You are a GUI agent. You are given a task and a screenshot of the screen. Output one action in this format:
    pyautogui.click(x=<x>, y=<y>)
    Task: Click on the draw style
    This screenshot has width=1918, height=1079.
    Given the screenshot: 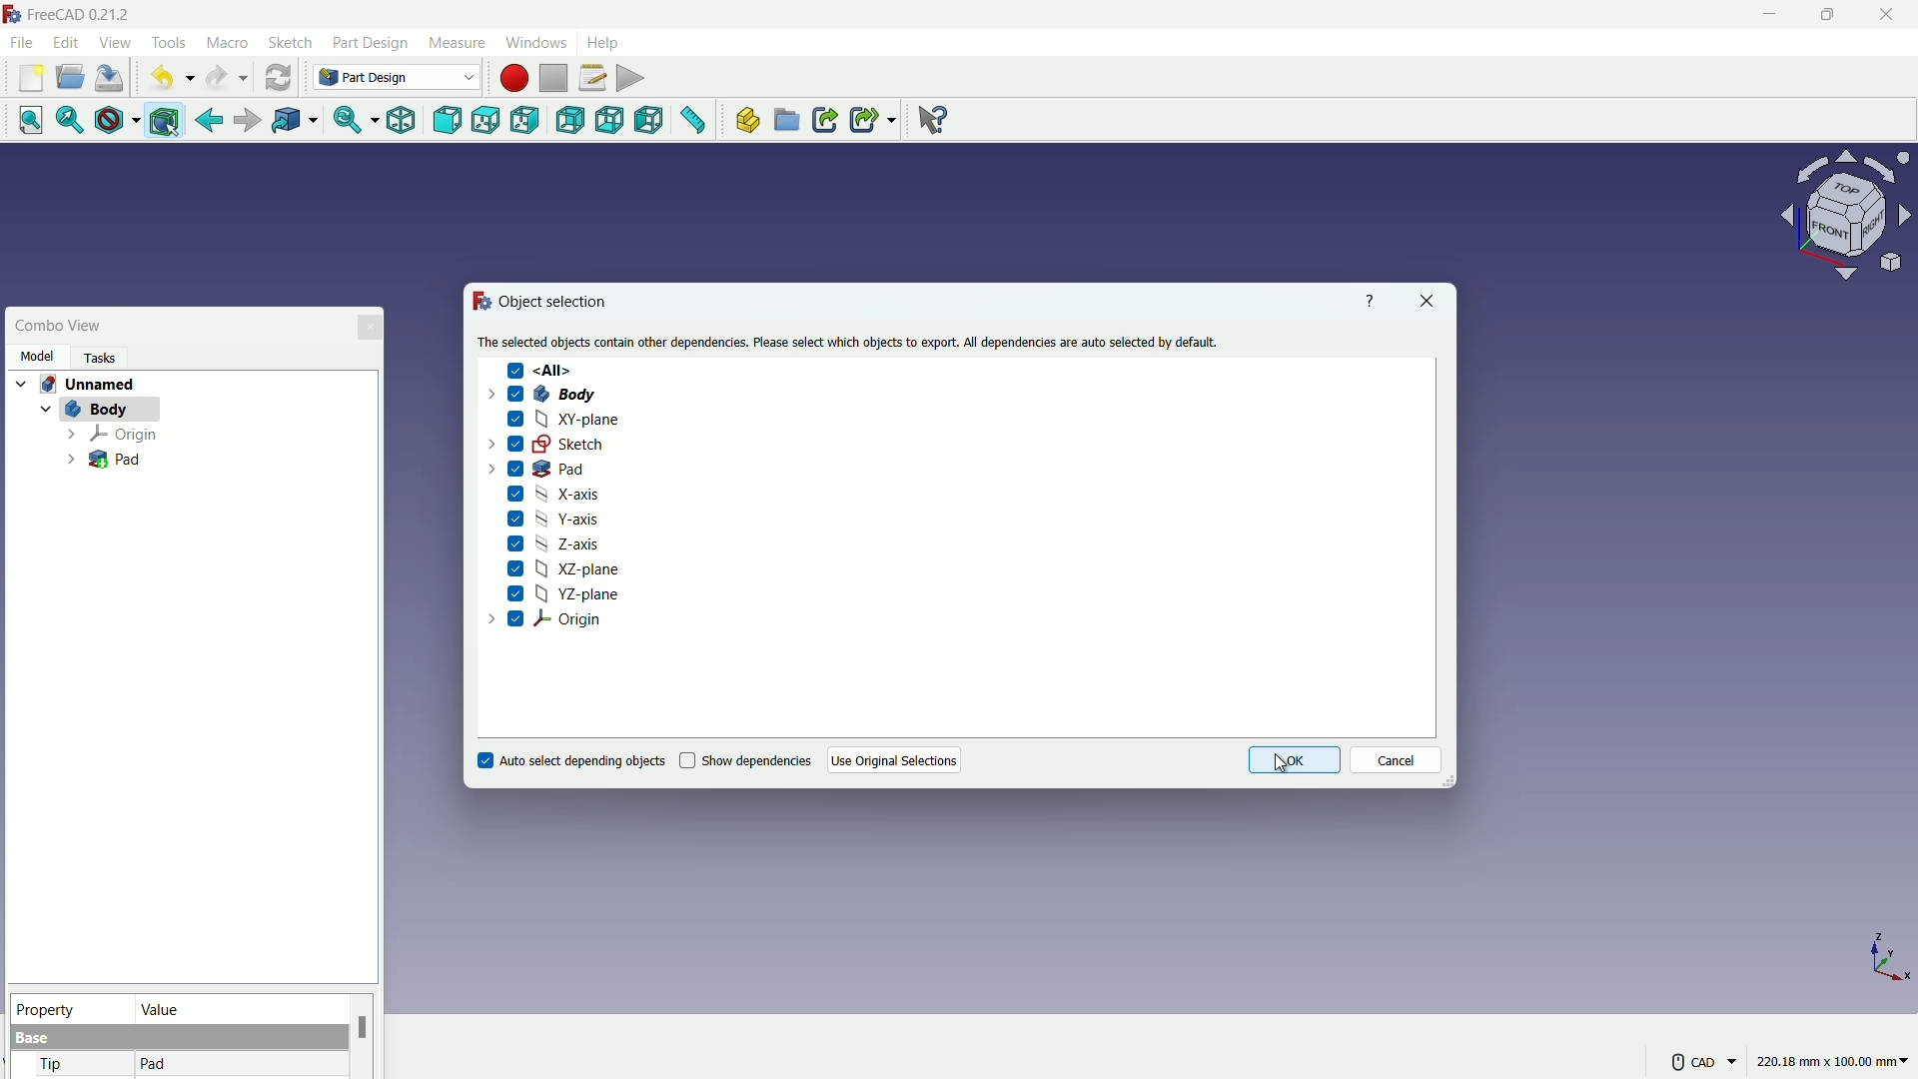 What is the action you would take?
    pyautogui.click(x=113, y=121)
    